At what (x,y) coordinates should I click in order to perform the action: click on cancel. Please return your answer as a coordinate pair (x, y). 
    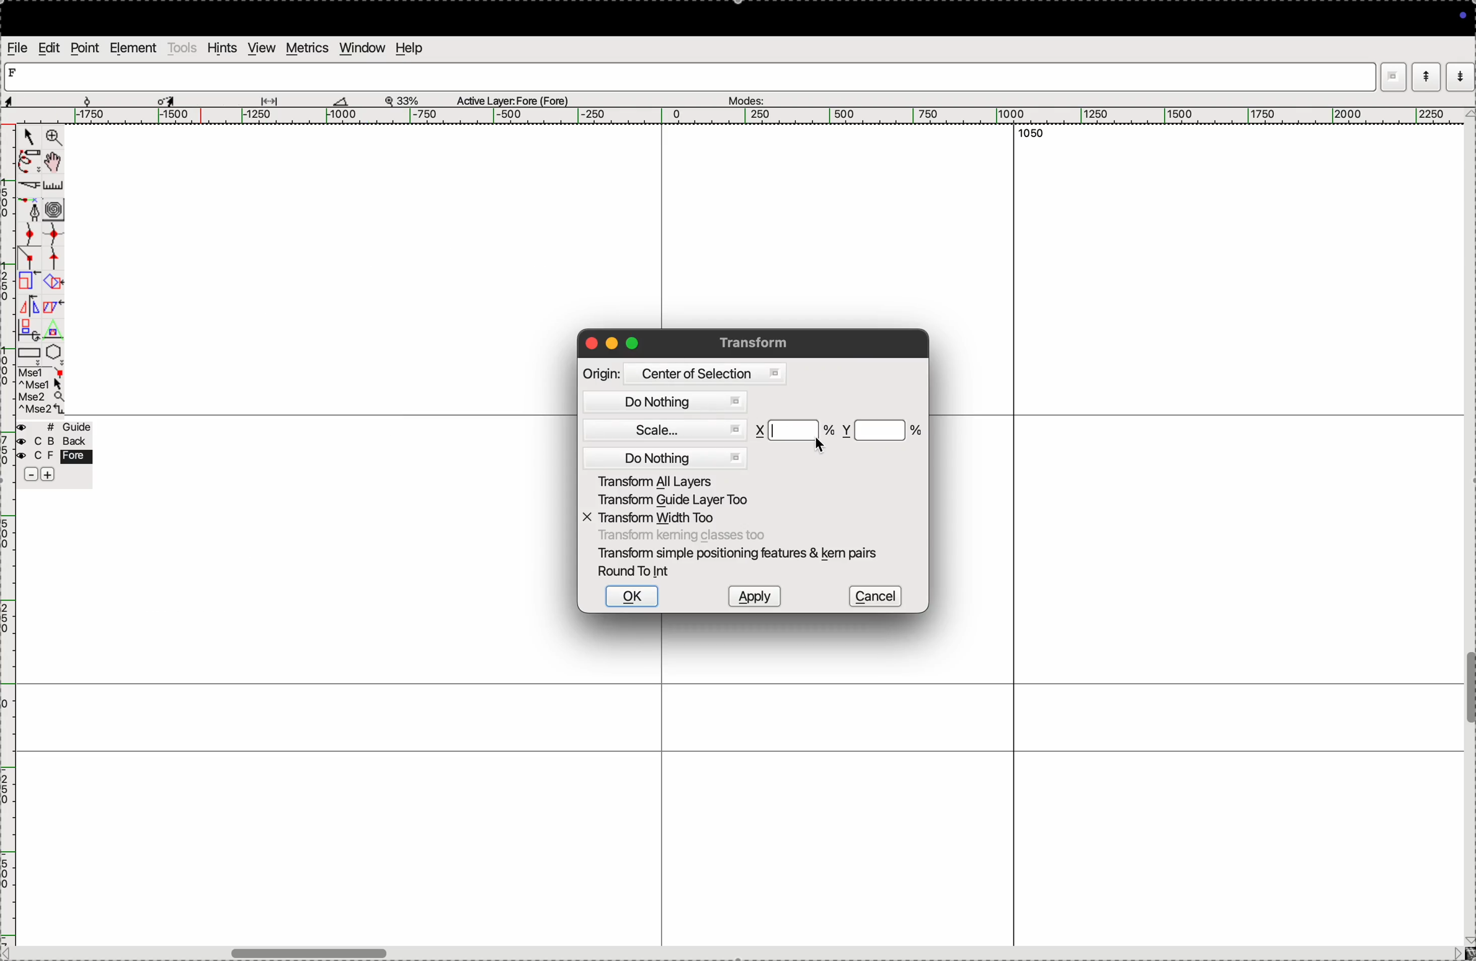
    Looking at the image, I should click on (875, 596).